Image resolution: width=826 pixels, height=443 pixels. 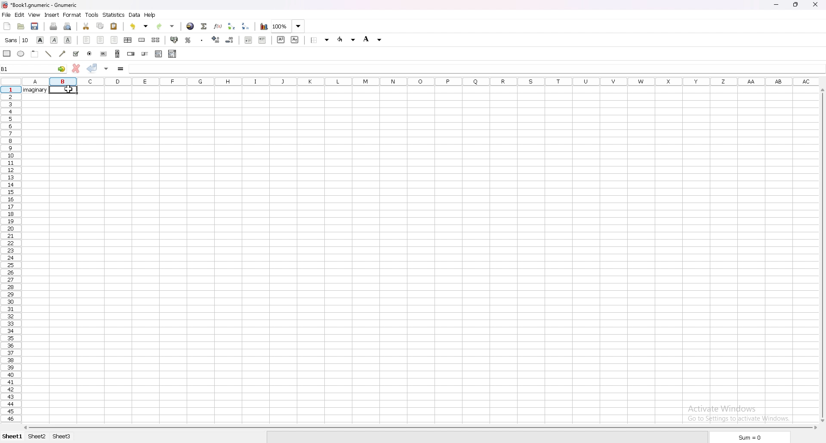 I want to click on edit, so click(x=19, y=15).